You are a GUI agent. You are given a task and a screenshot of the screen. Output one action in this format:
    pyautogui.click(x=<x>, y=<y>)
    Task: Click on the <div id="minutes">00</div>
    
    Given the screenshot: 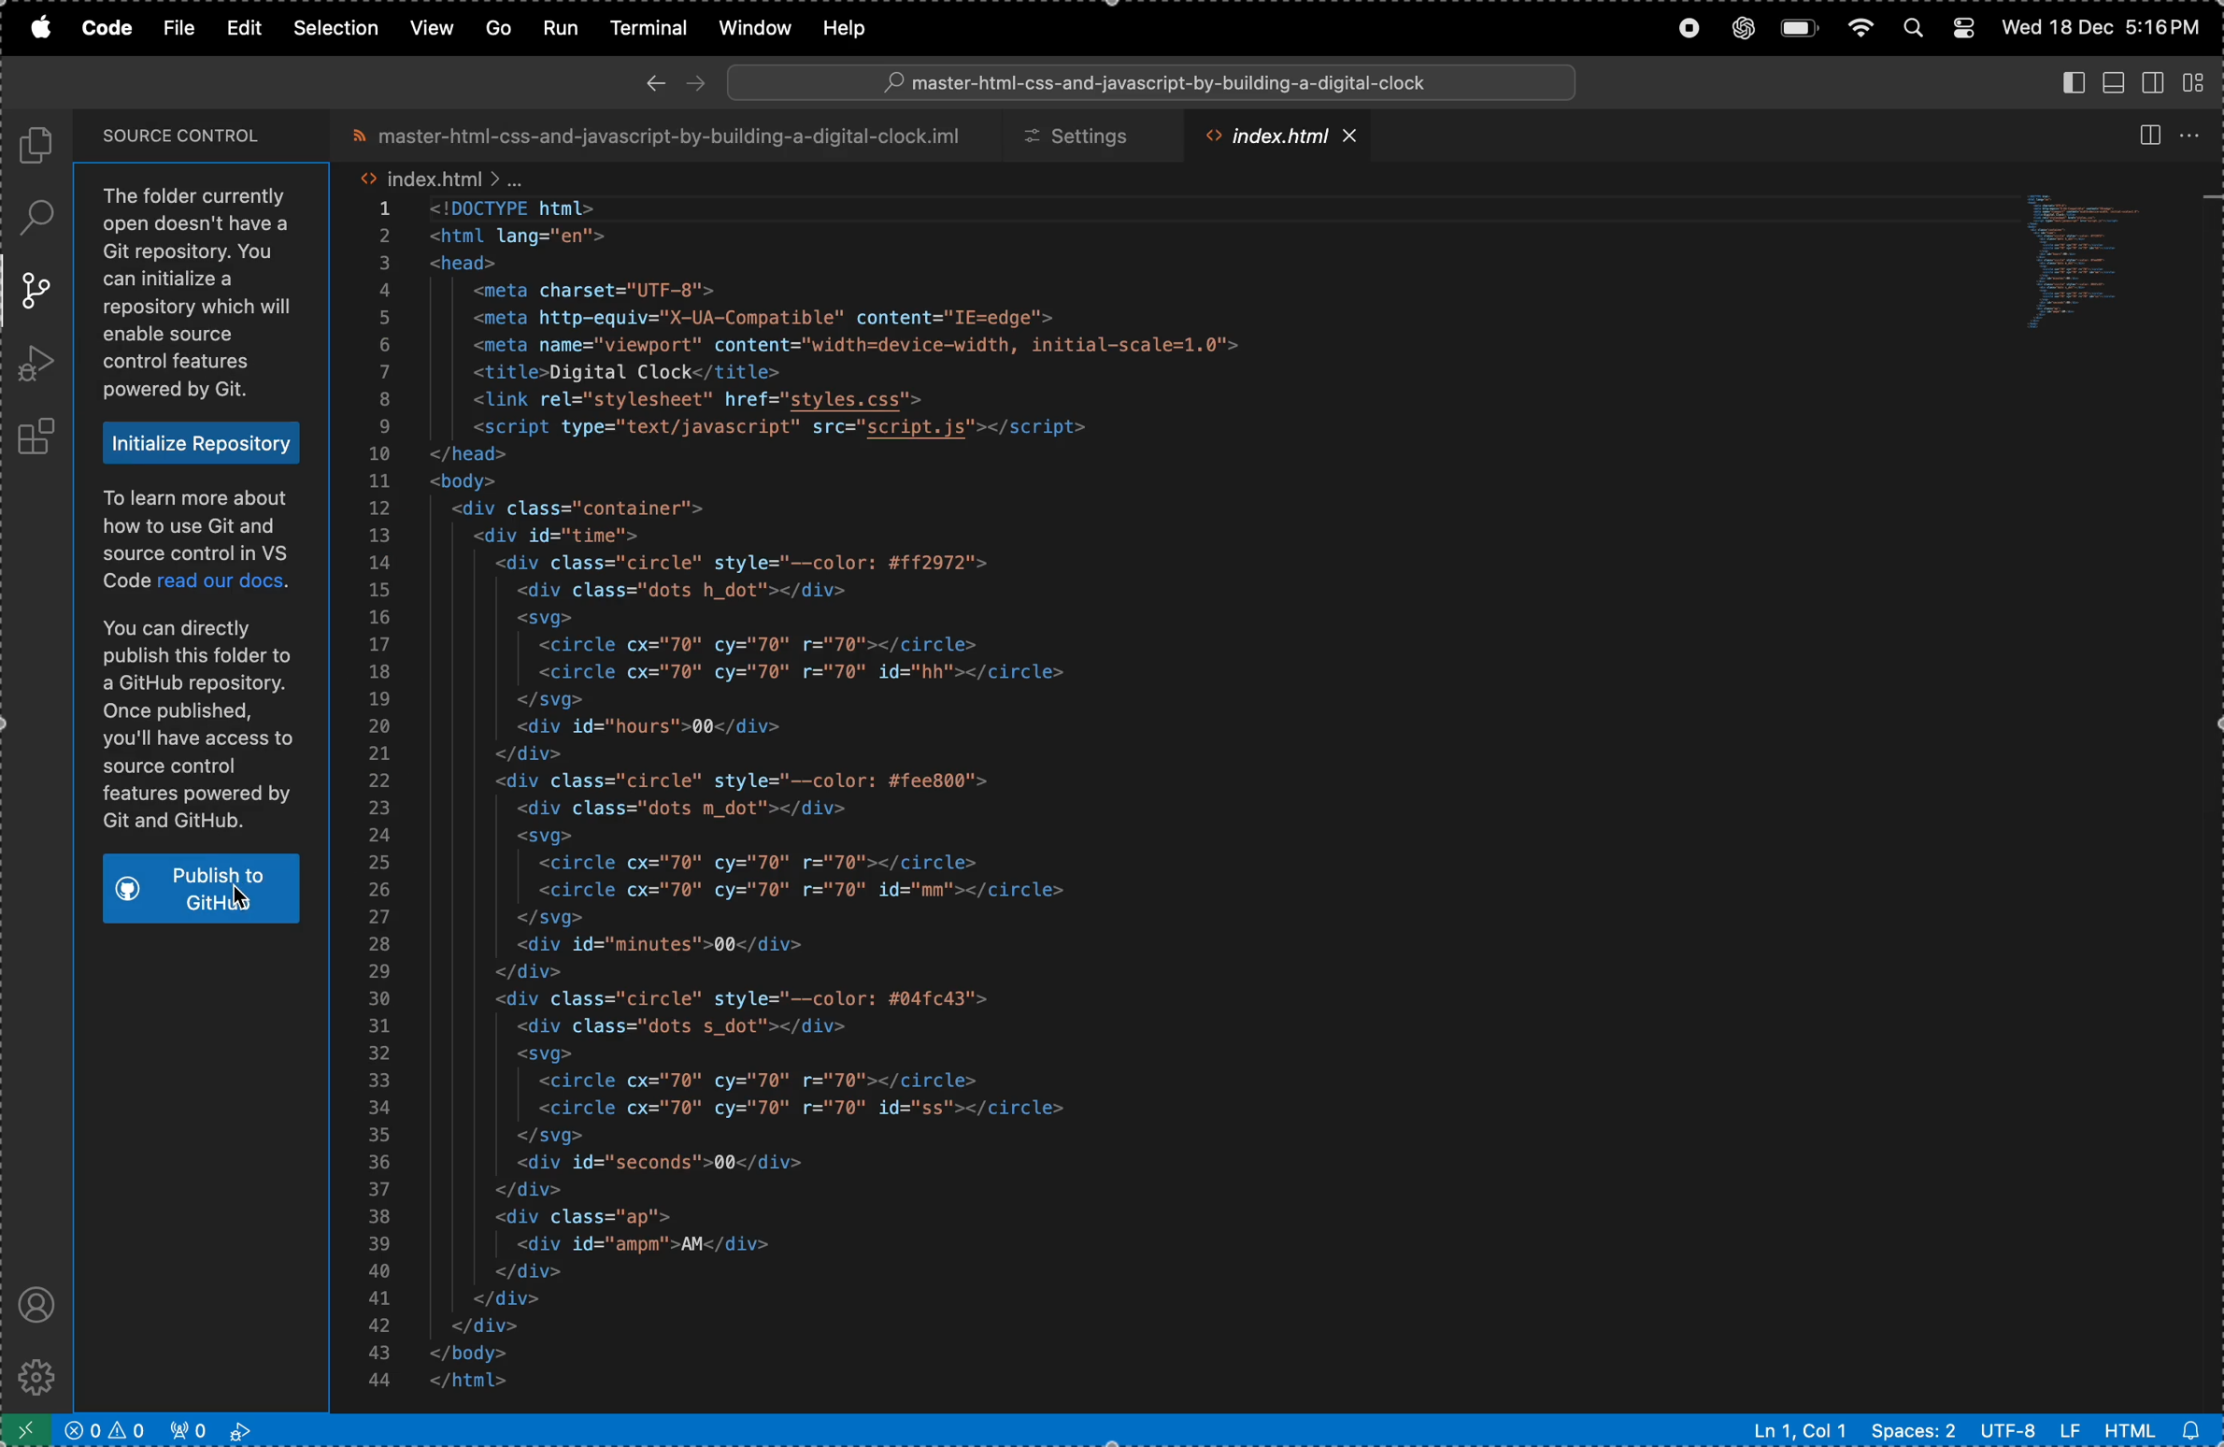 What is the action you would take?
    pyautogui.click(x=673, y=945)
    